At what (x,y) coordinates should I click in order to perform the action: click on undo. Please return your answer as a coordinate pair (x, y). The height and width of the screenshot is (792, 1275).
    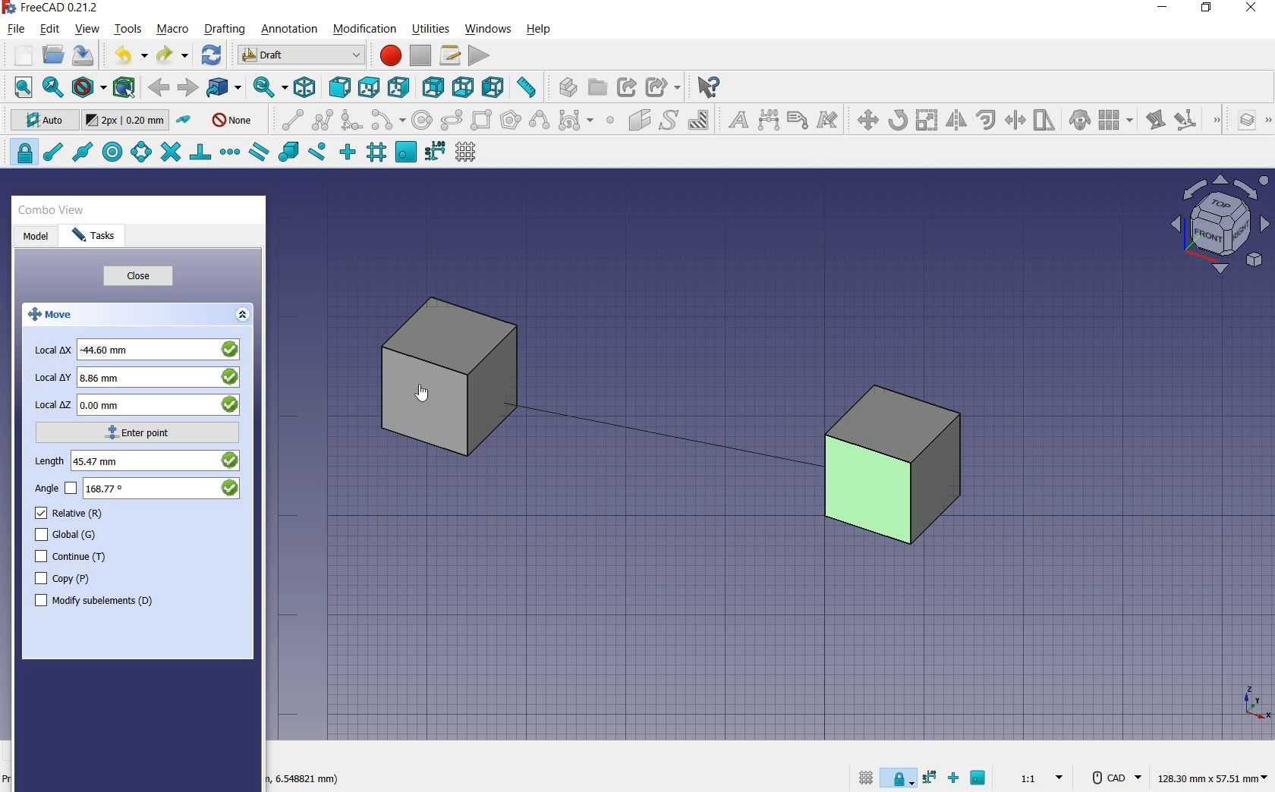
    Looking at the image, I should click on (125, 55).